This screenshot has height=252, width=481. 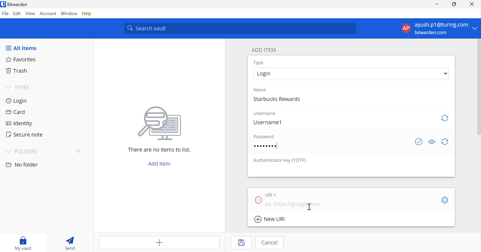 What do you see at coordinates (279, 161) in the screenshot?
I see `Authenticator key (TOTP)` at bounding box center [279, 161].